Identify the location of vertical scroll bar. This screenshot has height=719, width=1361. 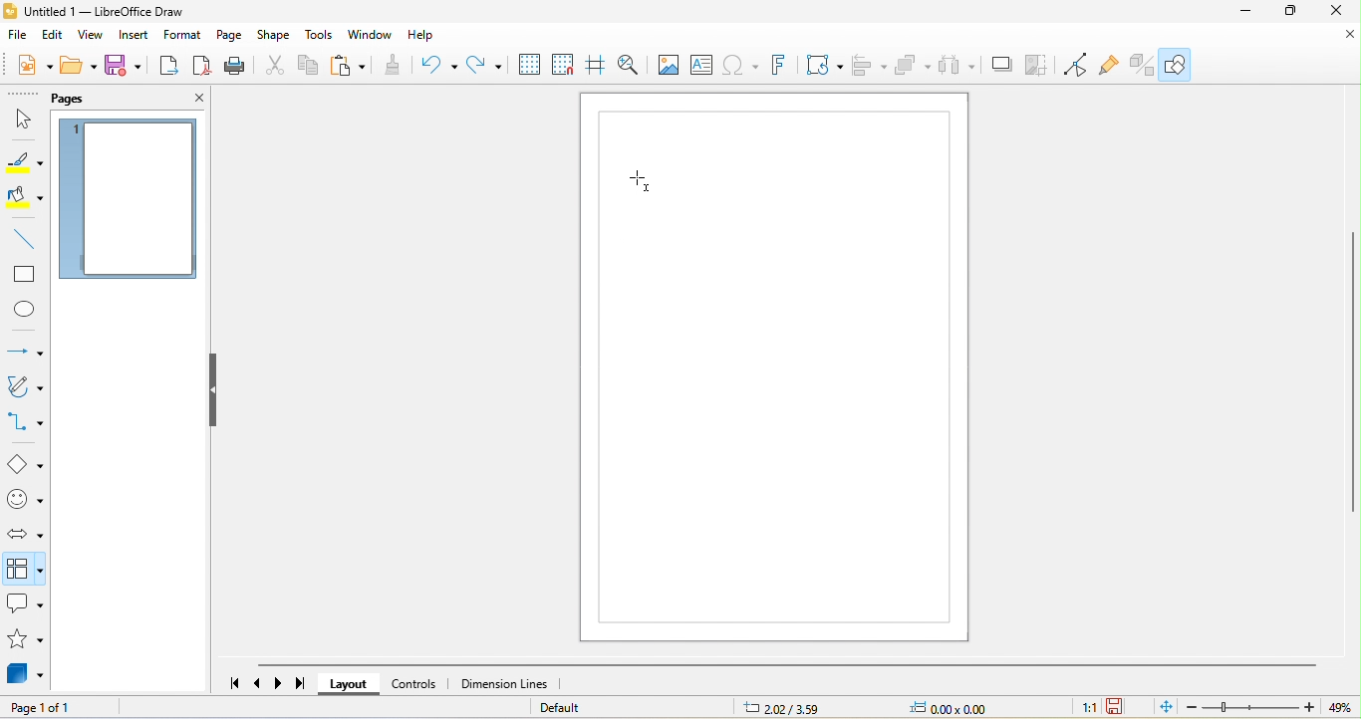
(1352, 371).